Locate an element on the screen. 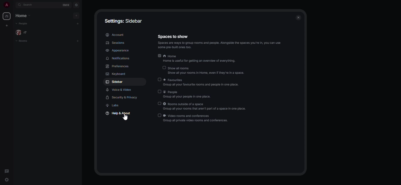 Image resolution: width=401 pixels, height=185 pixels. Spaces to showSpaces are ways 0 group rooms and pope. Alongside he spaces you're in, you can useprt is located at coordinates (219, 41).